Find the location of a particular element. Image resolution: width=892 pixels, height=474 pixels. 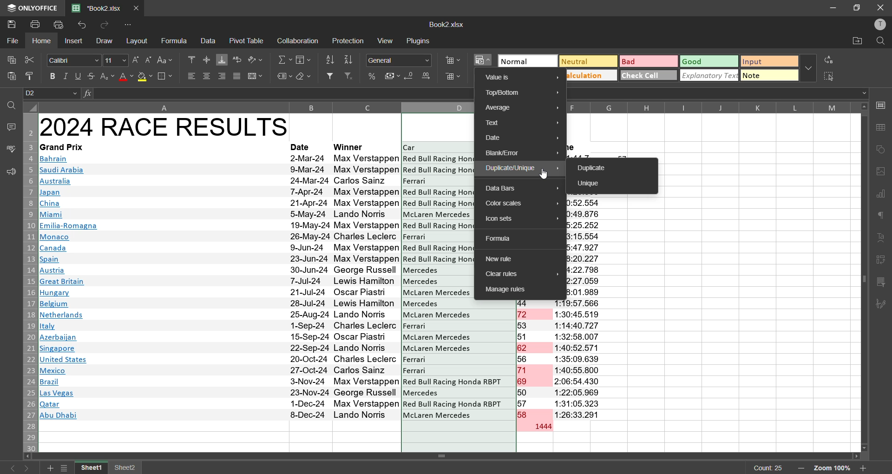

strikethrough is located at coordinates (90, 75).